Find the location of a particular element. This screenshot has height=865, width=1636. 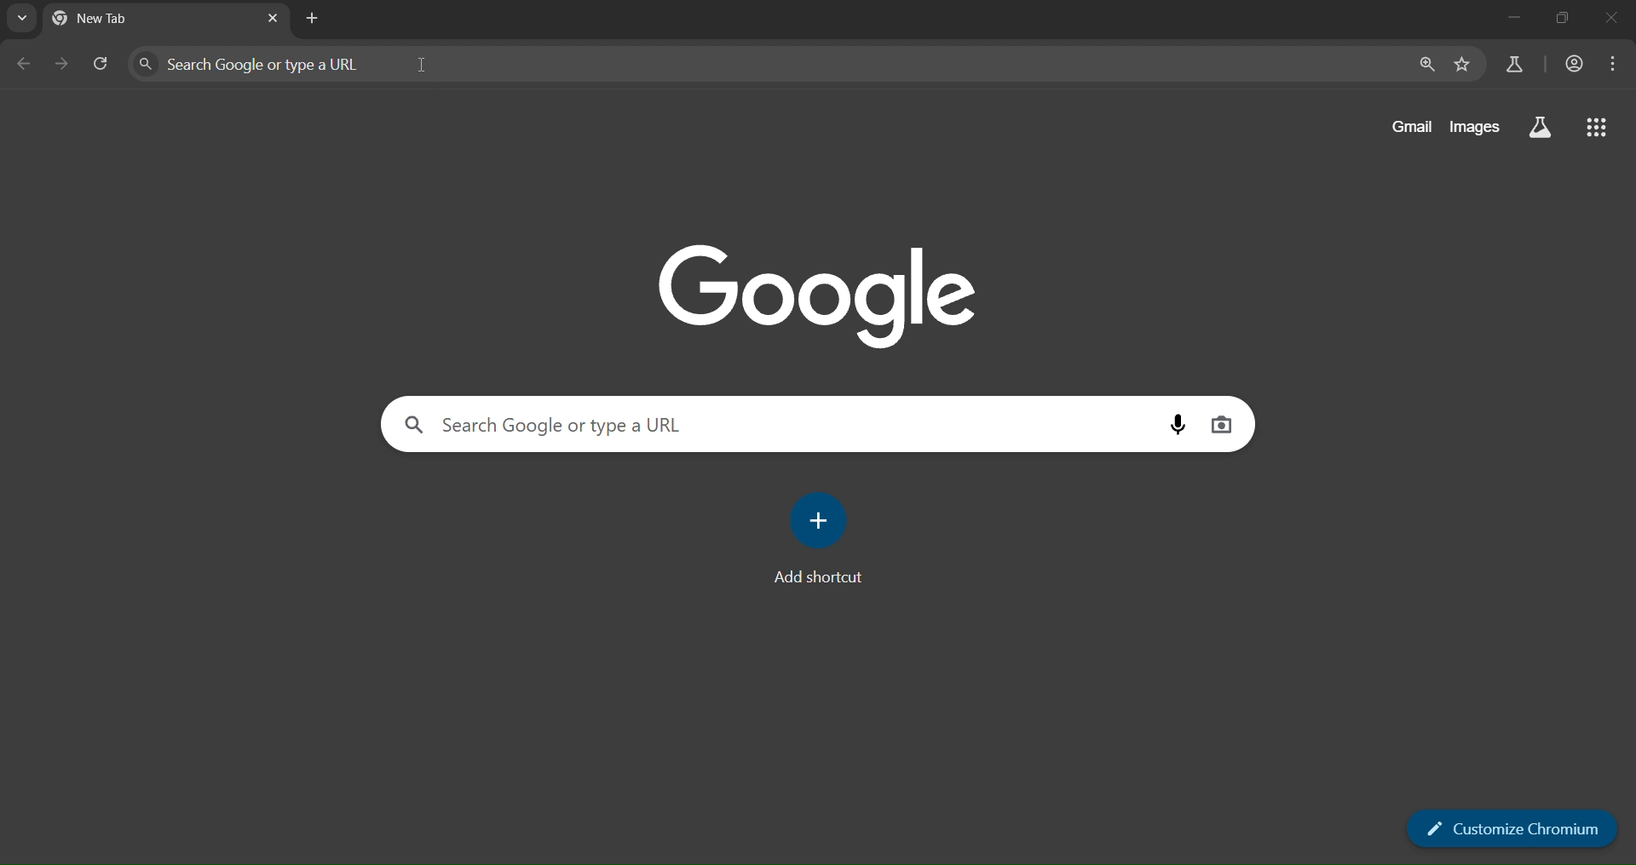

add shortcut is located at coordinates (825, 540).